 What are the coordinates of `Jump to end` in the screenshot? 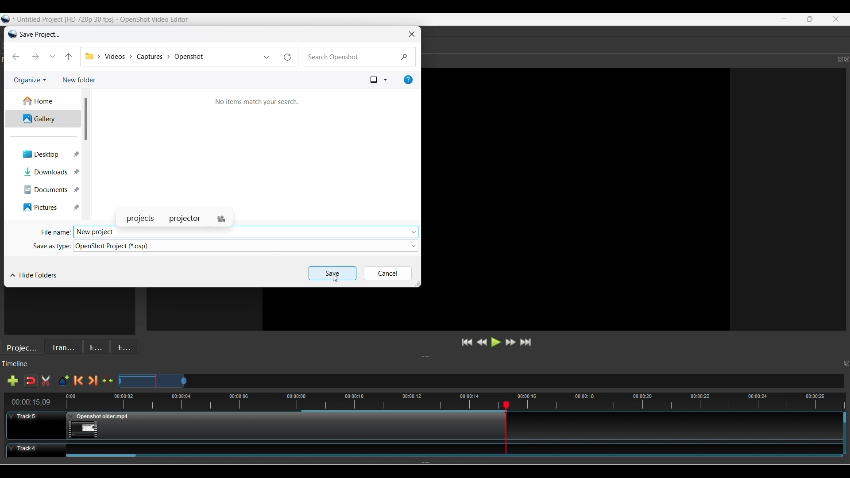 It's located at (525, 342).